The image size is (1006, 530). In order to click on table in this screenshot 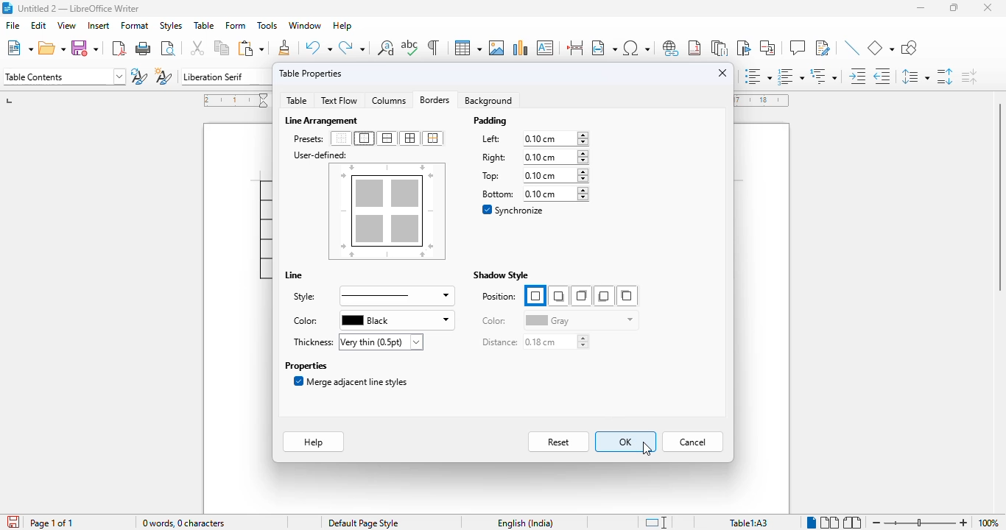, I will do `click(204, 25)`.